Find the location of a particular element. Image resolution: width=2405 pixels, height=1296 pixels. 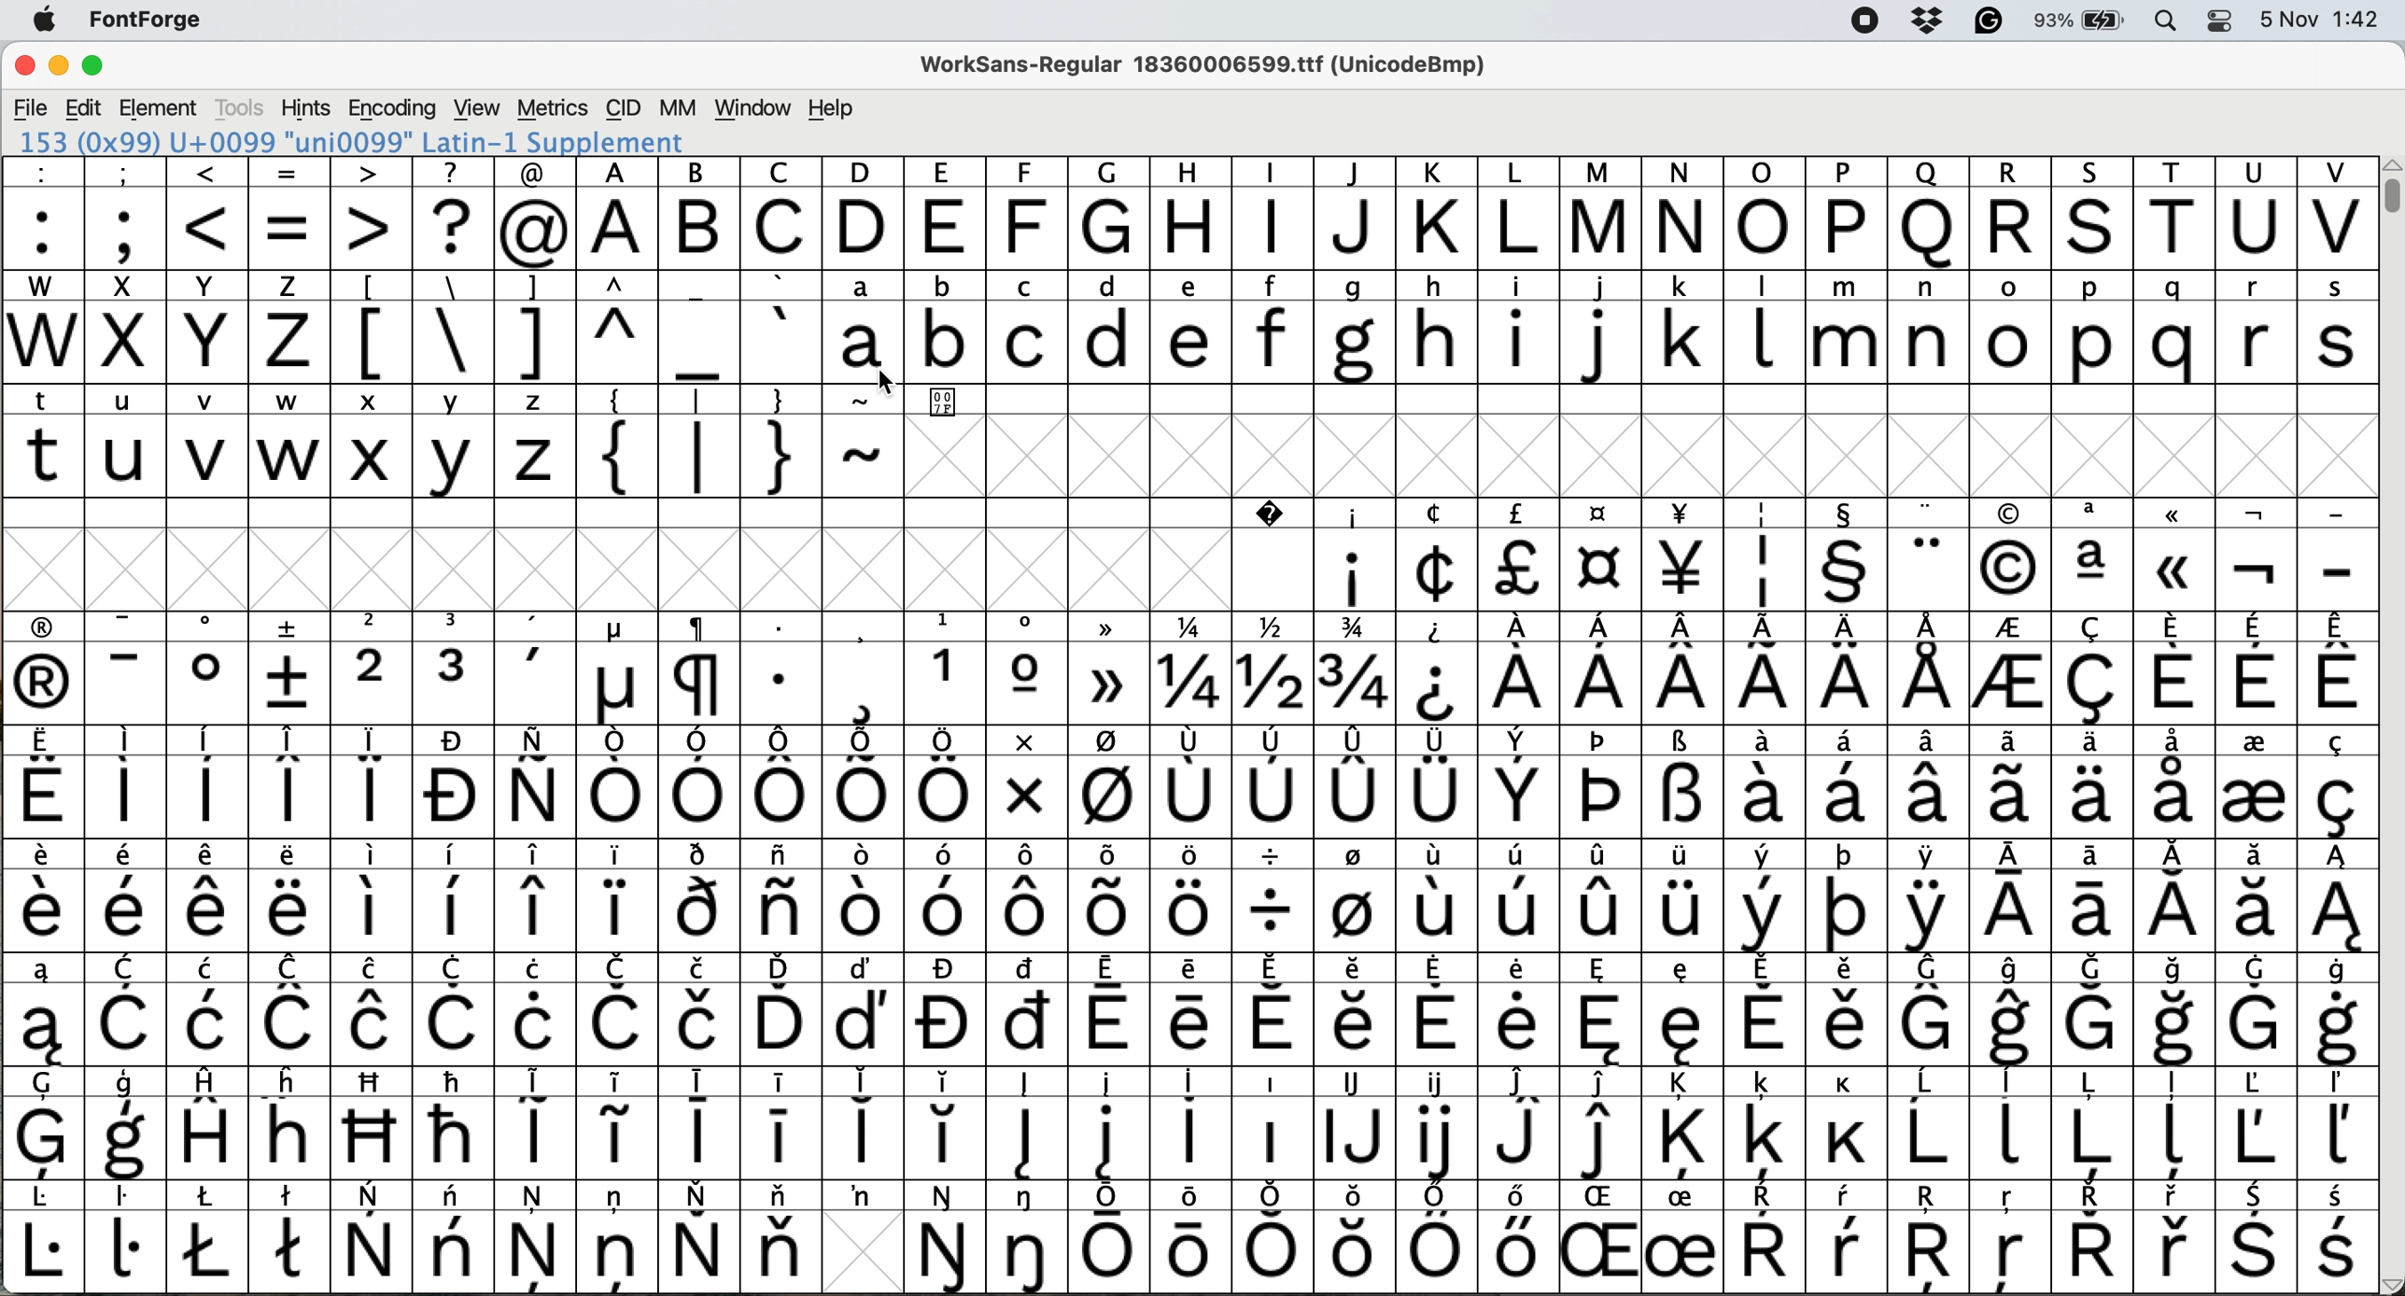

 is located at coordinates (292, 1121).